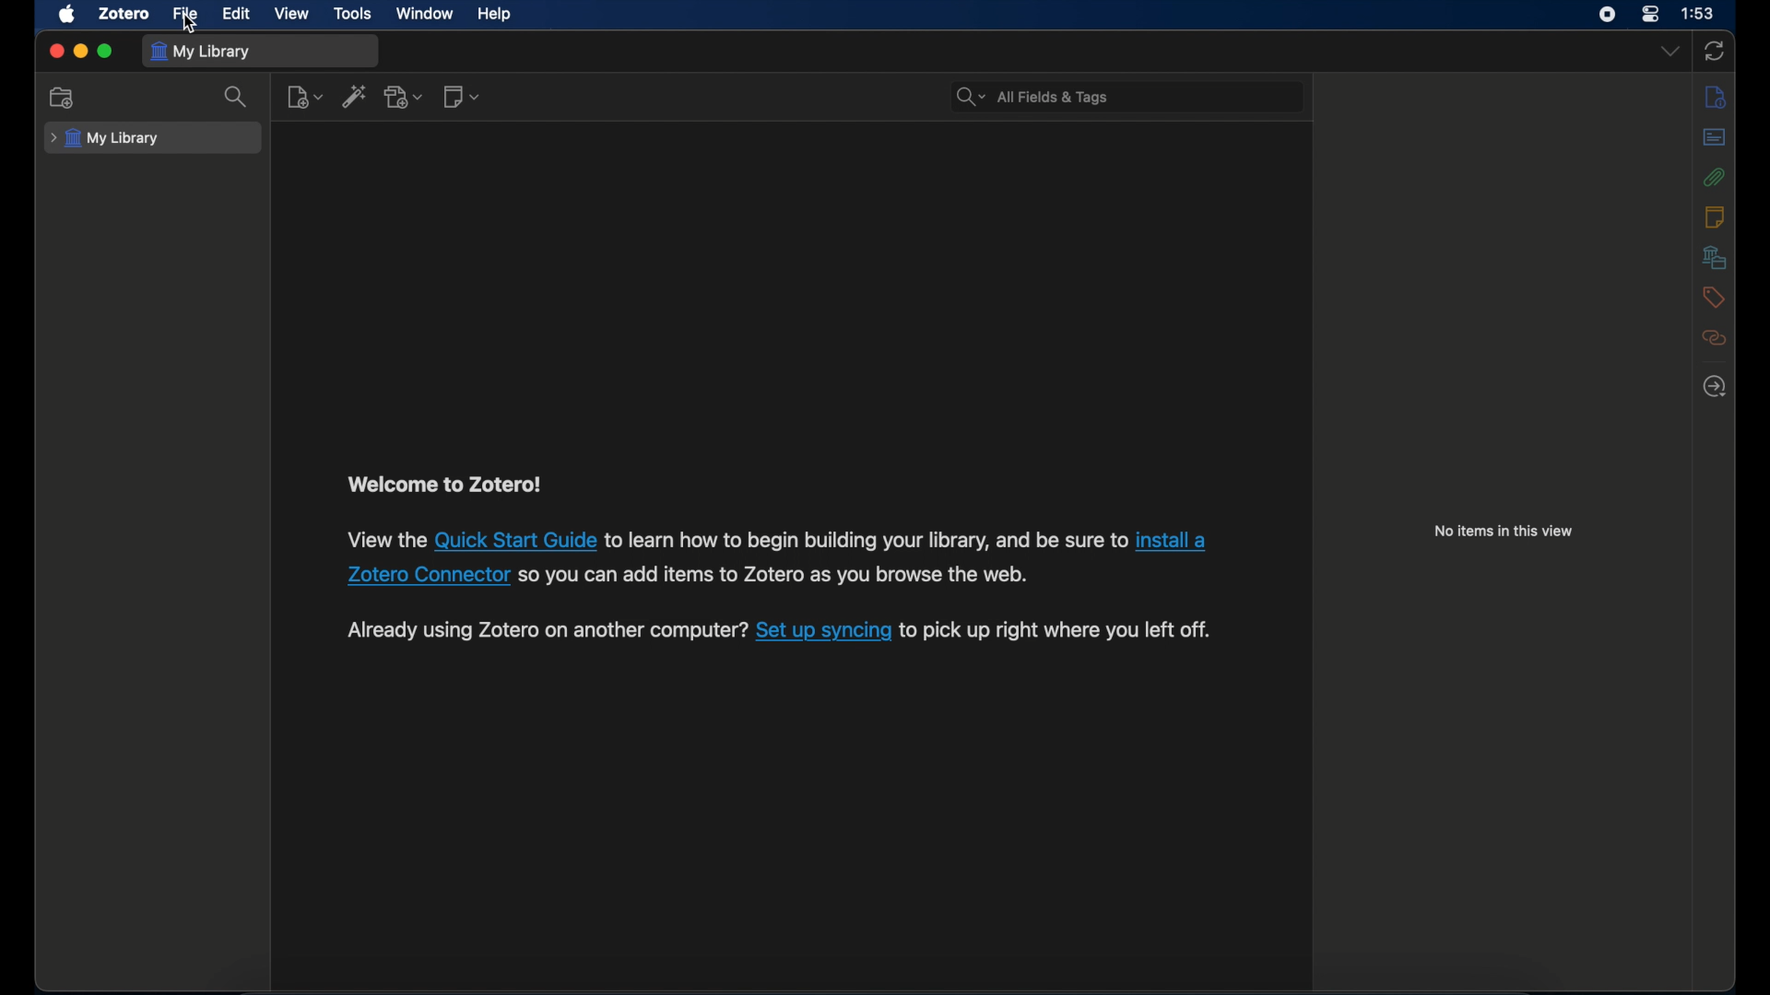  Describe the element at coordinates (444, 485) in the screenshot. I see `welcome to zotero` at that location.